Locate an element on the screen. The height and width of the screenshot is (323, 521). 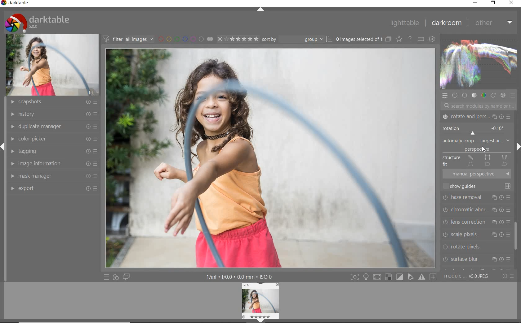
selected image range rating is located at coordinates (237, 39).